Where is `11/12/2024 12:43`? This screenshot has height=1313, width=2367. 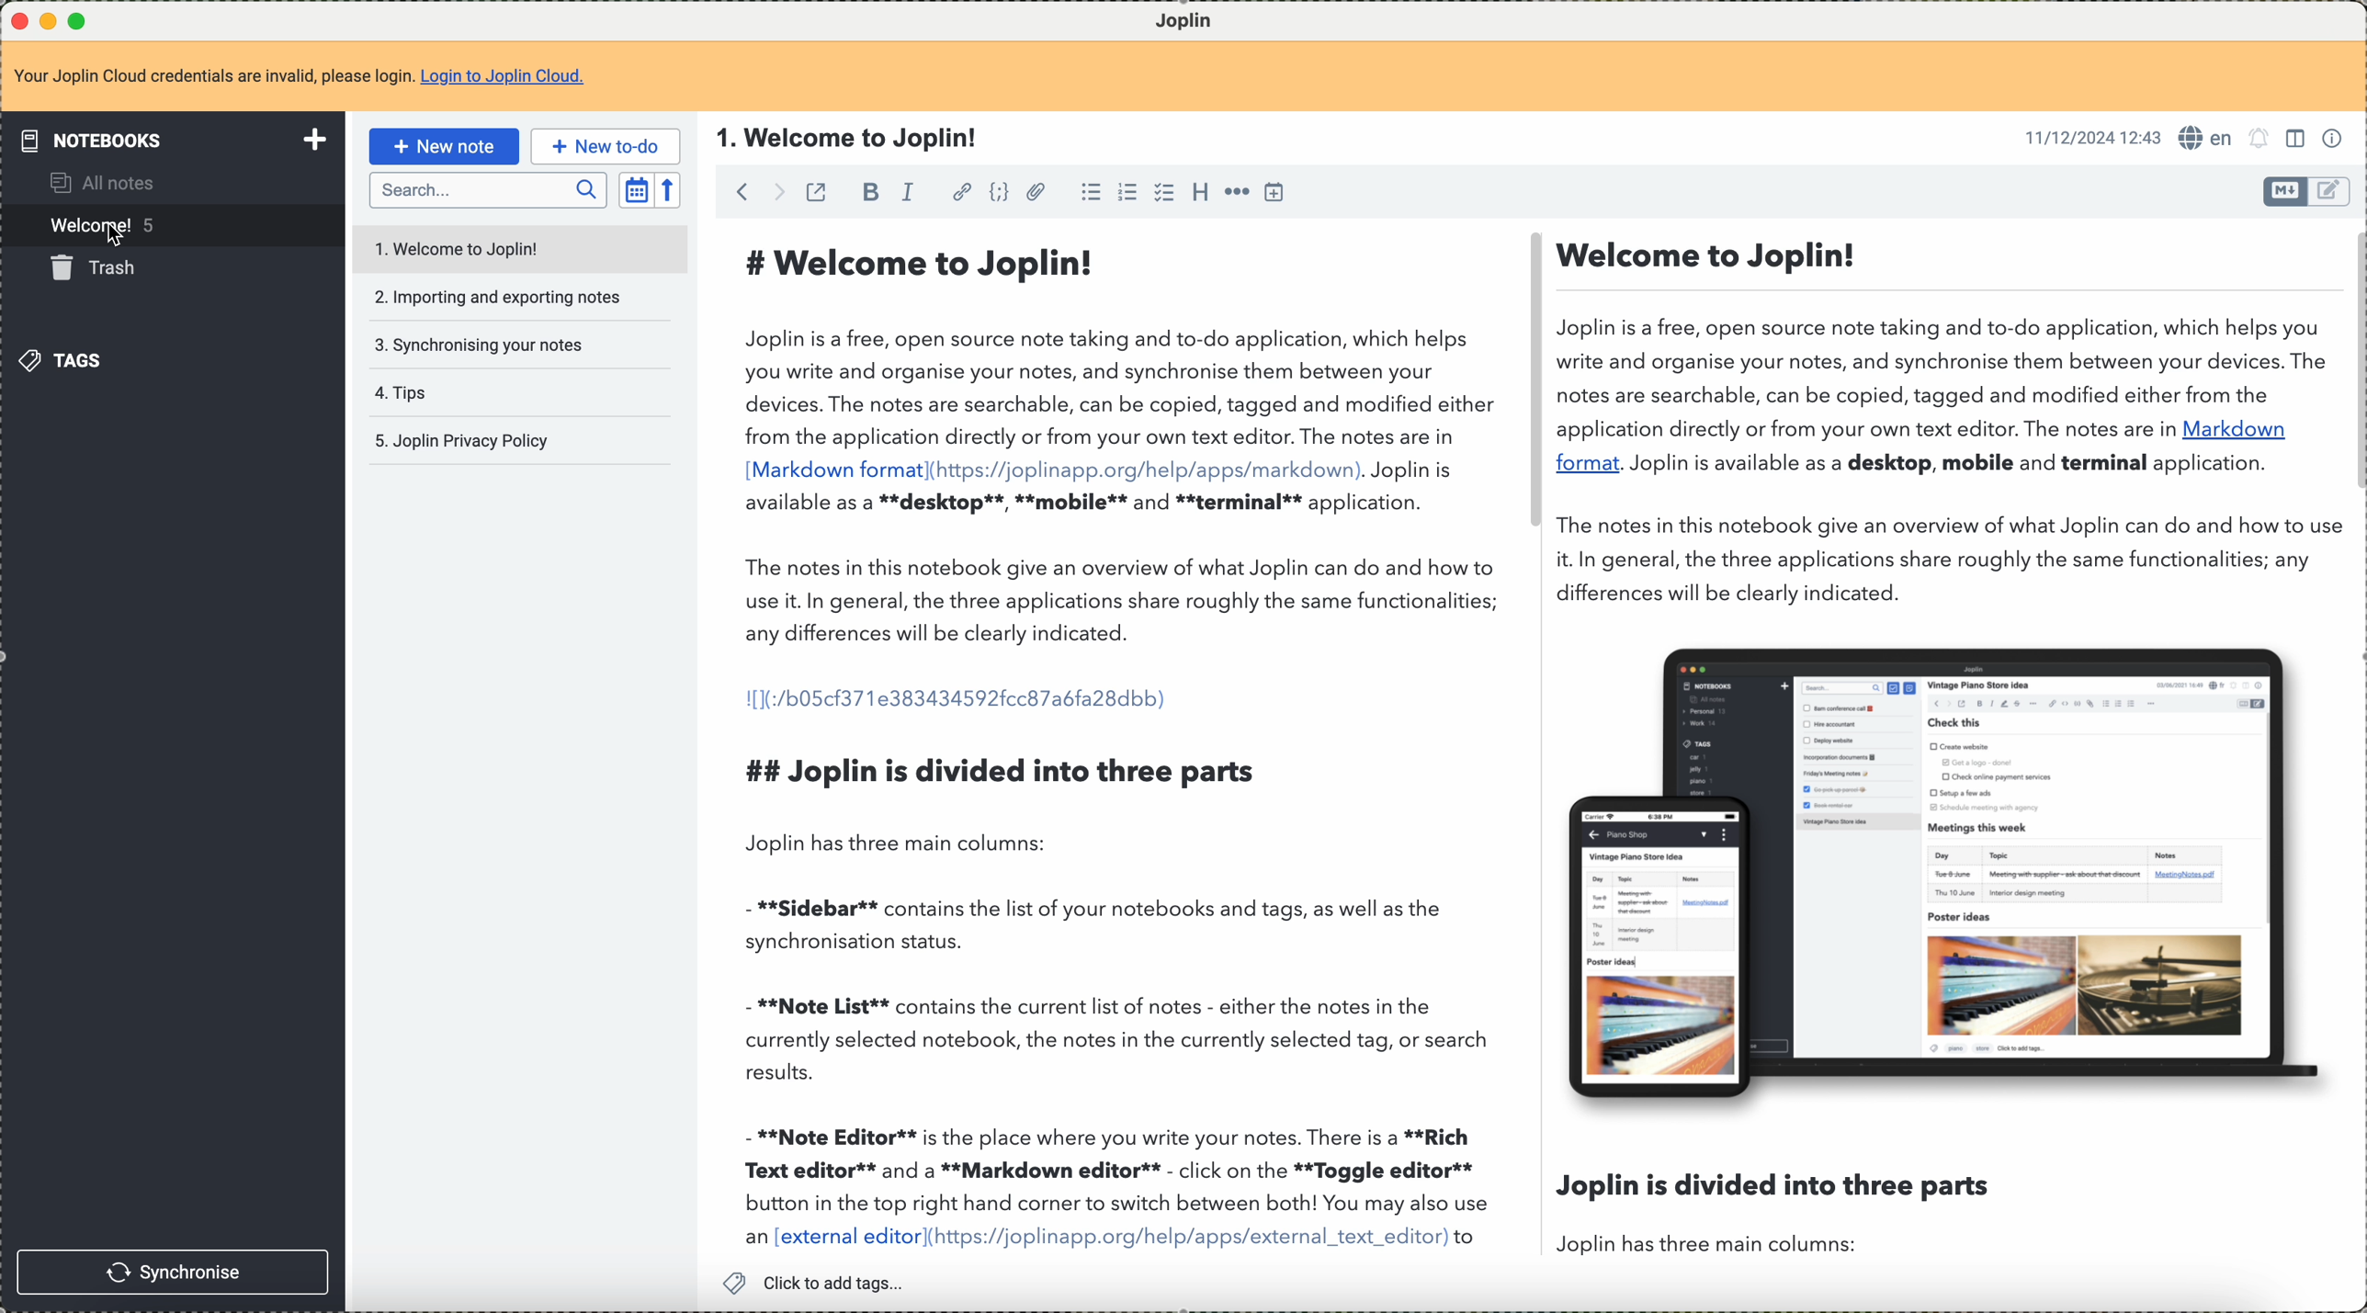 11/12/2024 12:43 is located at coordinates (2093, 138).